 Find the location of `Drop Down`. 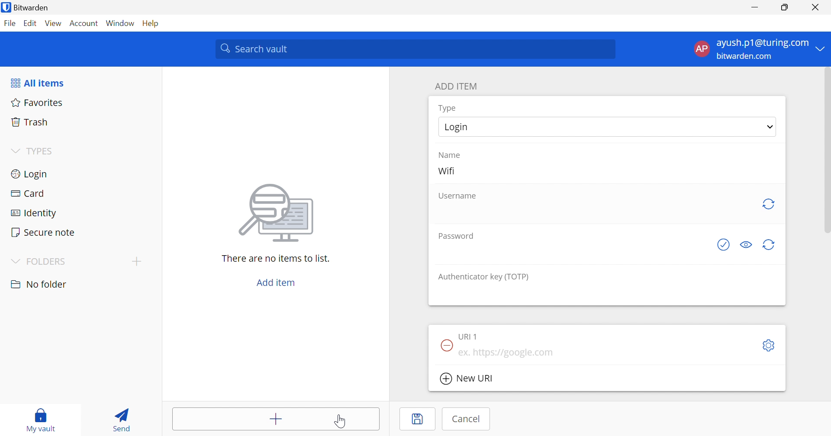

Drop Down is located at coordinates (821, 48).